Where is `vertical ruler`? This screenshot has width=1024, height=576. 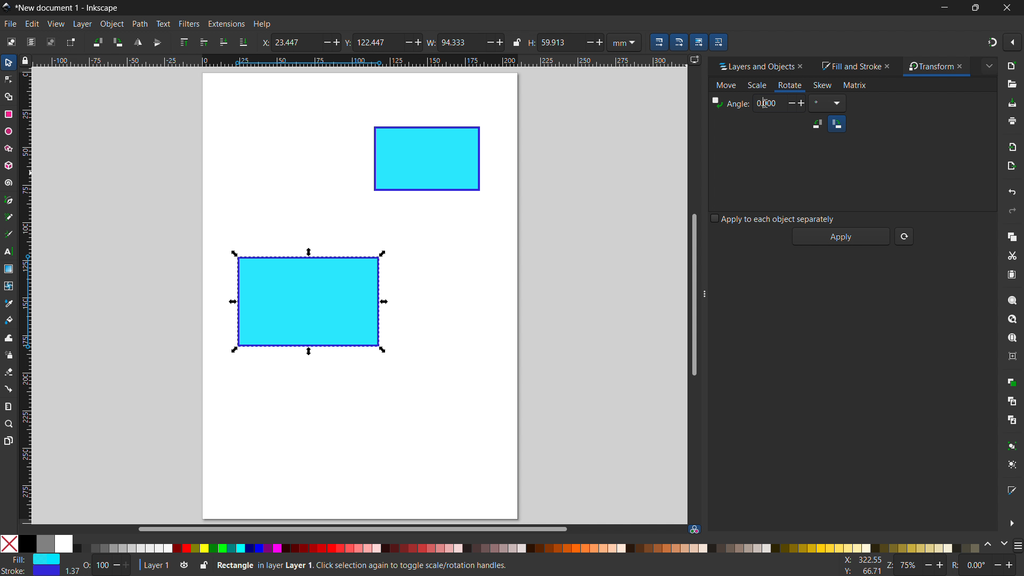
vertical ruler is located at coordinates (26, 298).